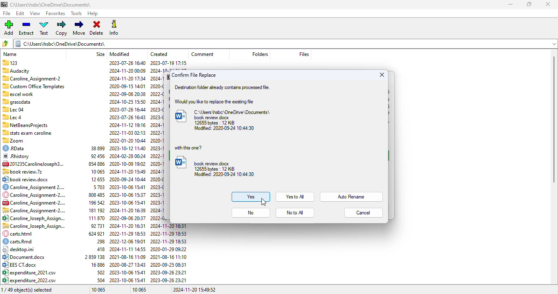  Describe the element at coordinates (529, 4) in the screenshot. I see `maximize` at that location.